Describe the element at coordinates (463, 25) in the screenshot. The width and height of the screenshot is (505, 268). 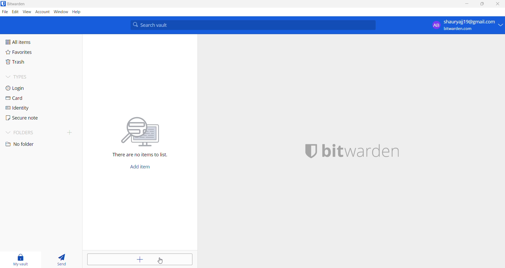
I see `login email` at that location.